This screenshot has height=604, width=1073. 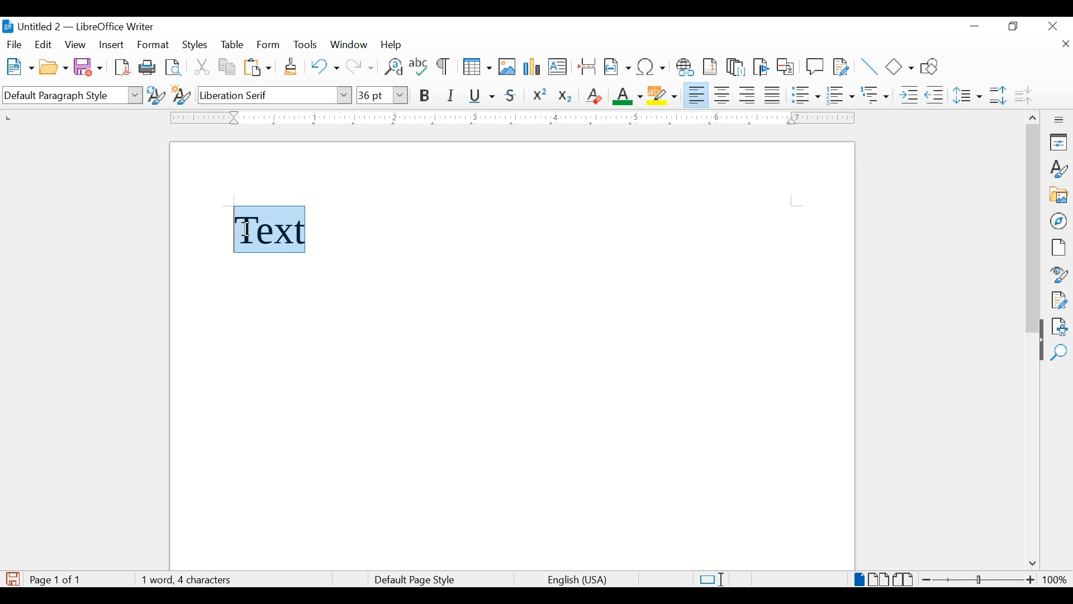 I want to click on check spelling, so click(x=419, y=66).